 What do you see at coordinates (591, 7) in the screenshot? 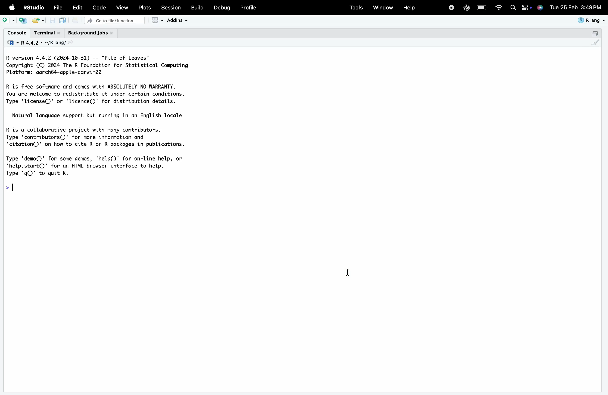
I see `3:48 PM` at bounding box center [591, 7].